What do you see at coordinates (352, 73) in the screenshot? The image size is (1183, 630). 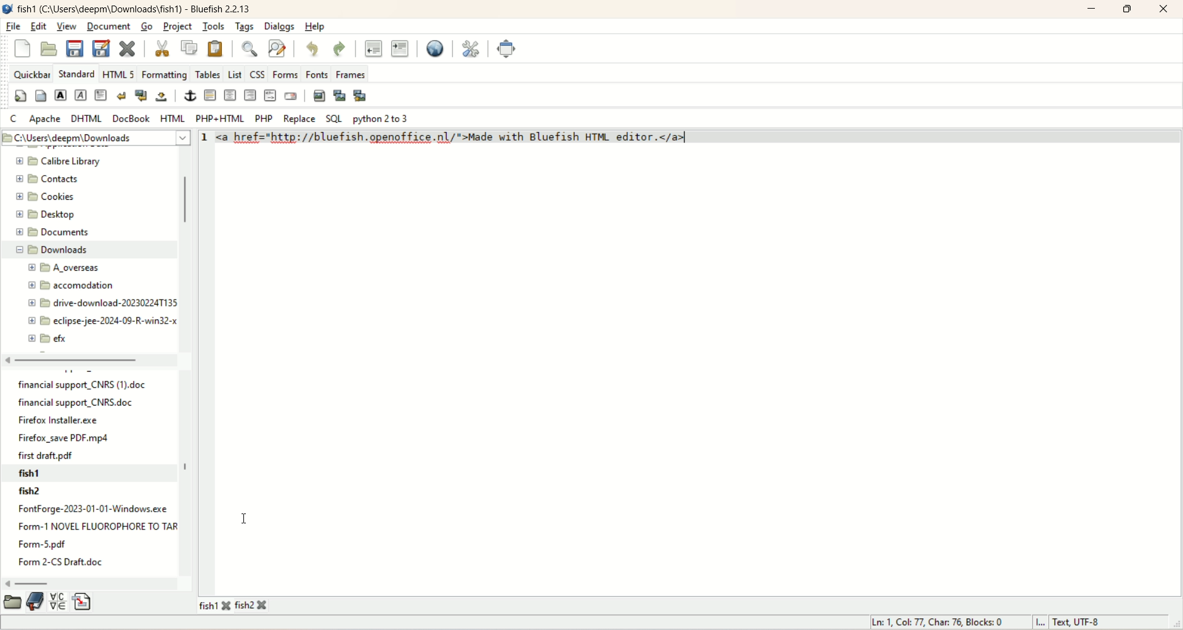 I see `frames` at bounding box center [352, 73].